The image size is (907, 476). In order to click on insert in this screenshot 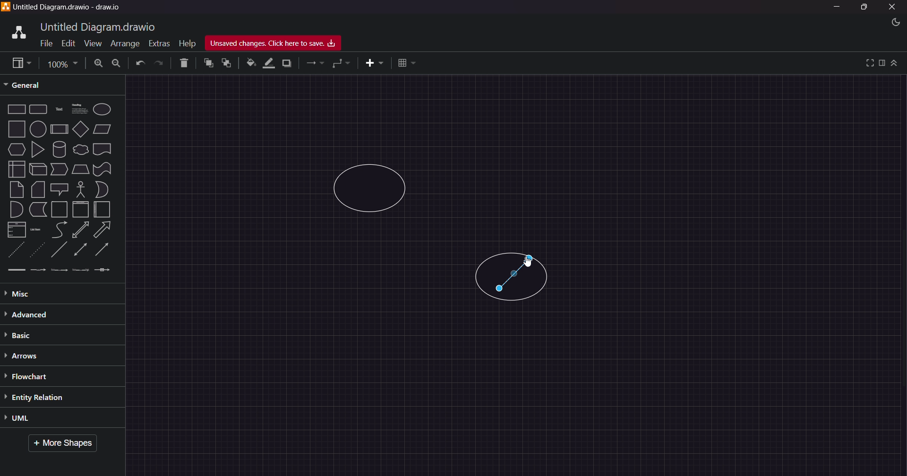, I will do `click(371, 63)`.